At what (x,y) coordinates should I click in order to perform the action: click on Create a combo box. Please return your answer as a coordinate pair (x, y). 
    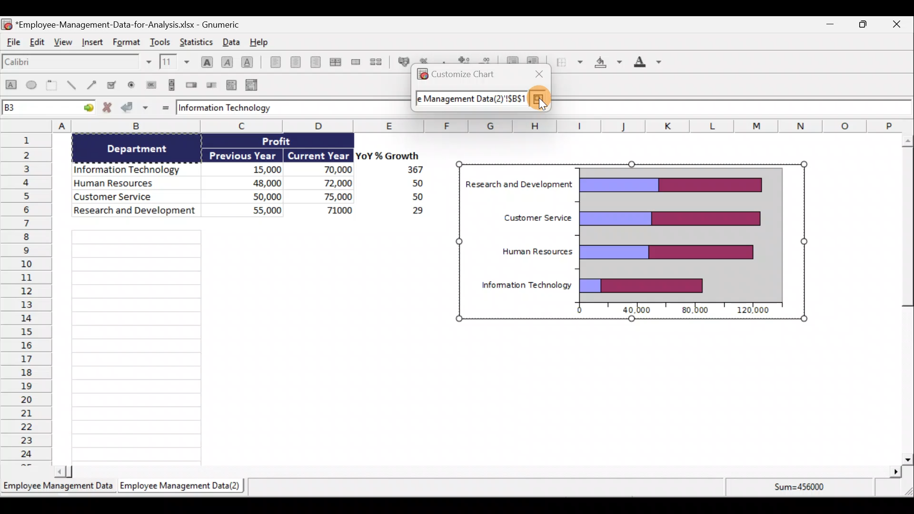
    Looking at the image, I should click on (254, 86).